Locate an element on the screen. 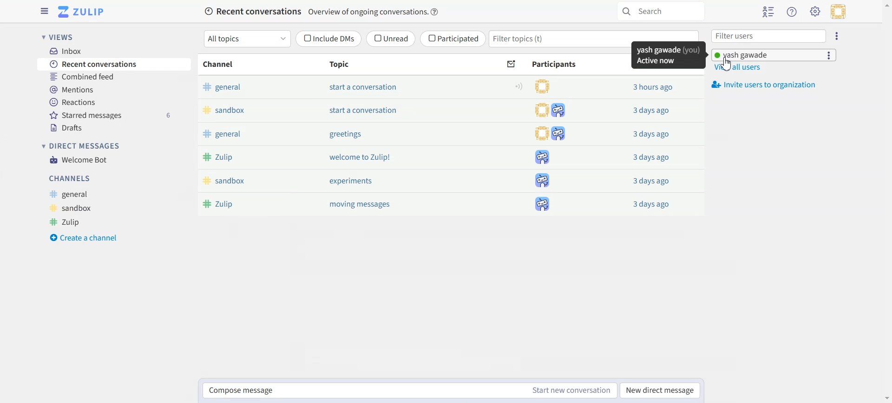 Image resolution: width=892 pixels, height=403 pixels. Zulip is located at coordinates (66, 223).